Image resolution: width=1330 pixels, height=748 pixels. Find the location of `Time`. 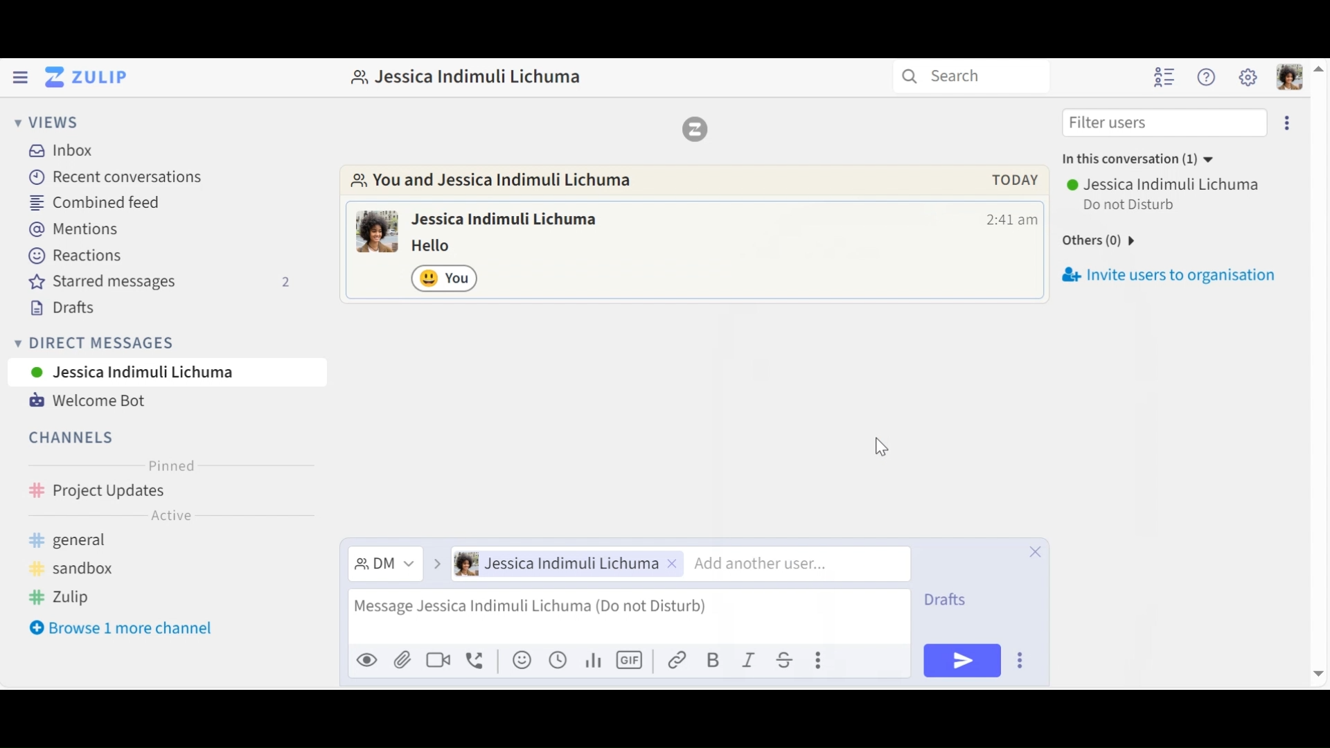

Time is located at coordinates (1013, 219).